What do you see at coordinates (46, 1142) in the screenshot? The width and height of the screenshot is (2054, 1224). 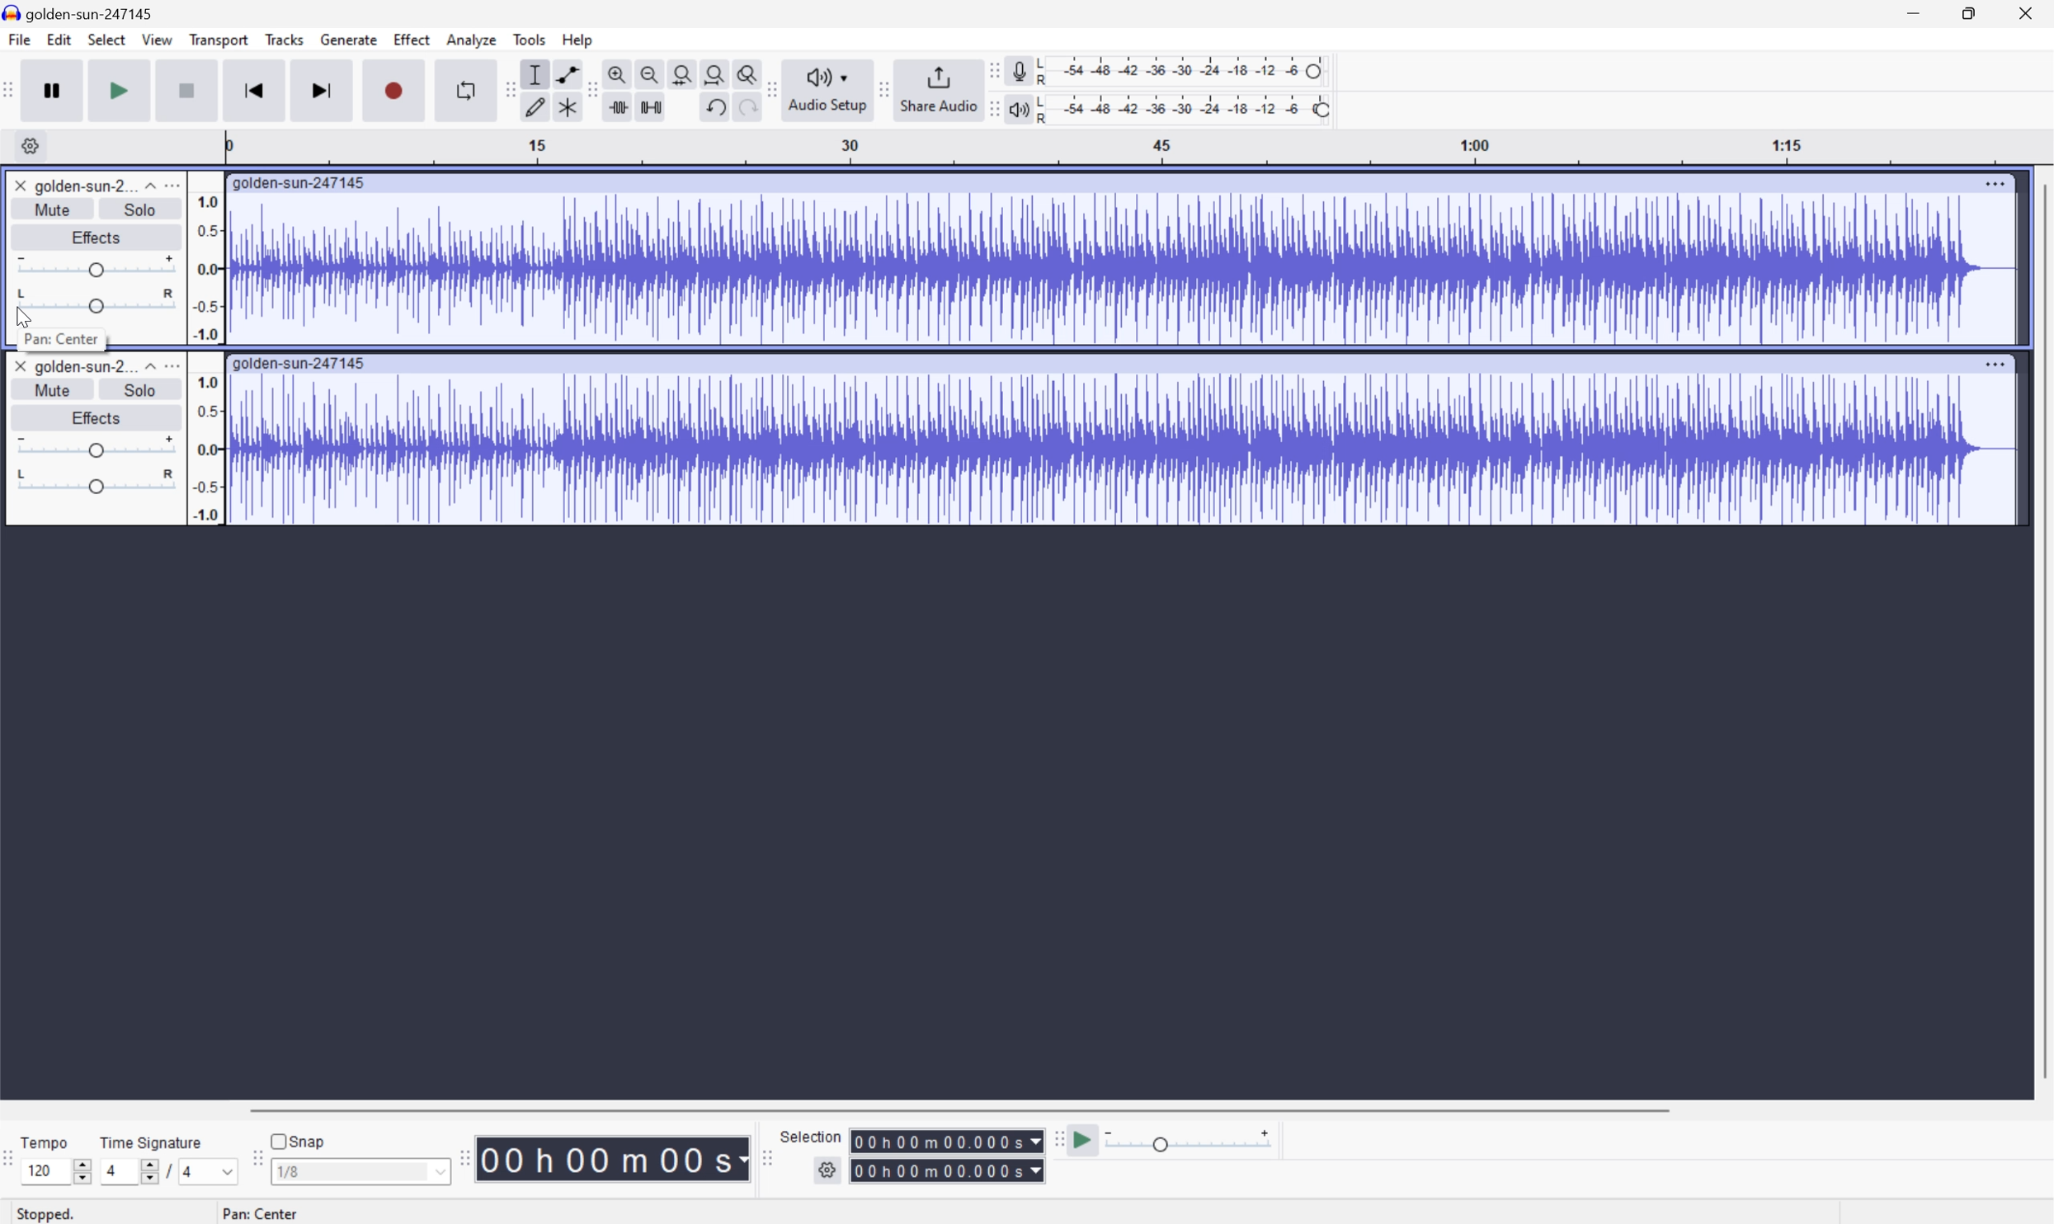 I see `Tempo` at bounding box center [46, 1142].